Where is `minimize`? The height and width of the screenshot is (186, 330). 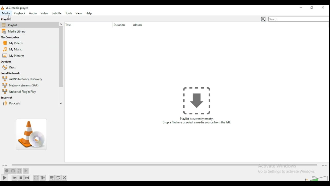 minimize is located at coordinates (300, 8).